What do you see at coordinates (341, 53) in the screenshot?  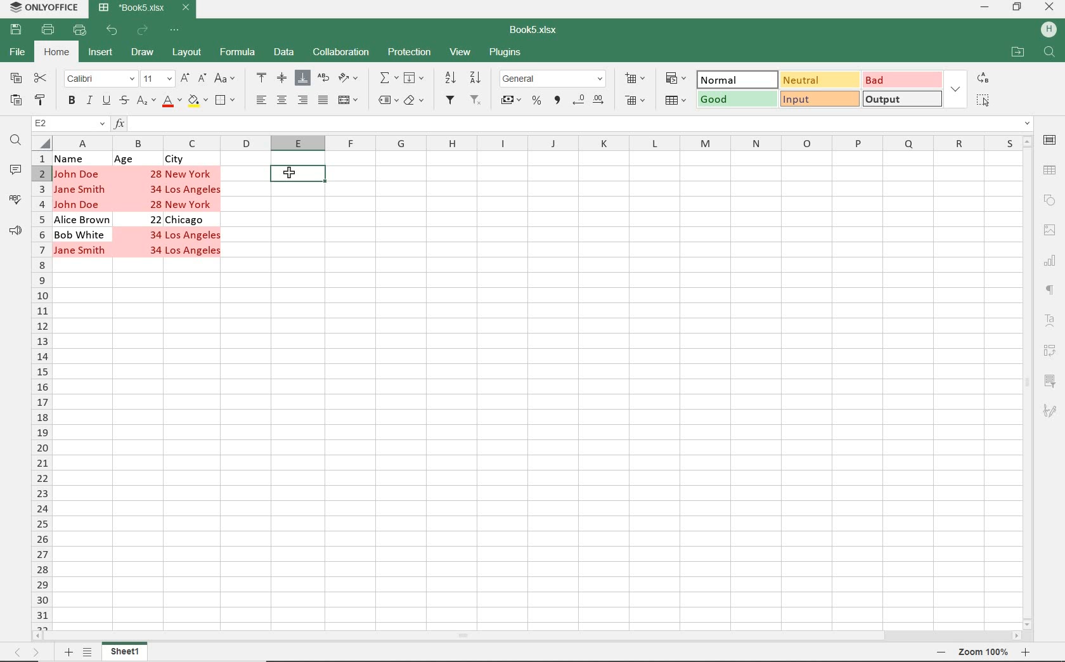 I see `COLLABORATION` at bounding box center [341, 53].